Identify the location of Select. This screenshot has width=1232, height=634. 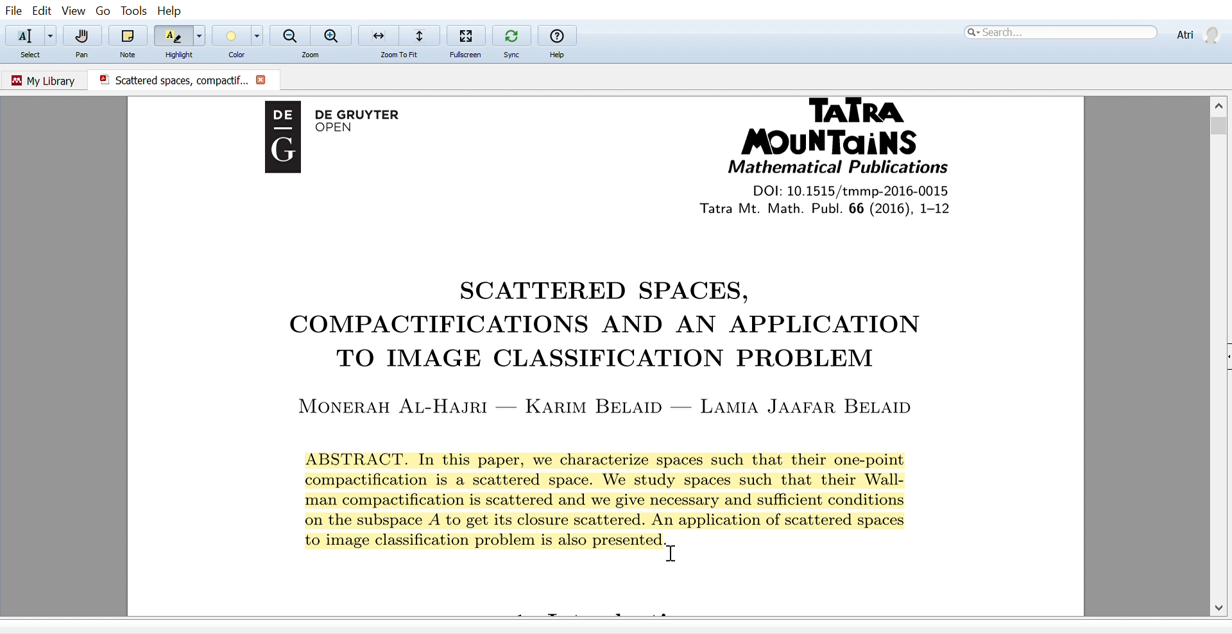
(35, 56).